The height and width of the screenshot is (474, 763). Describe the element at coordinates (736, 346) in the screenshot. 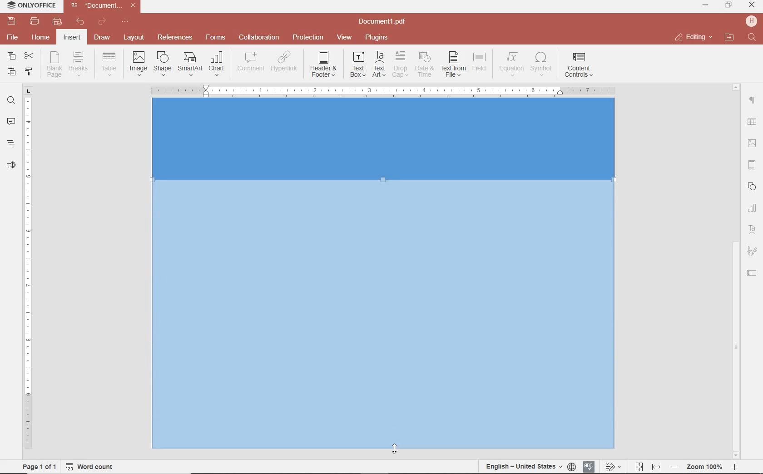

I see `scrollbar` at that location.